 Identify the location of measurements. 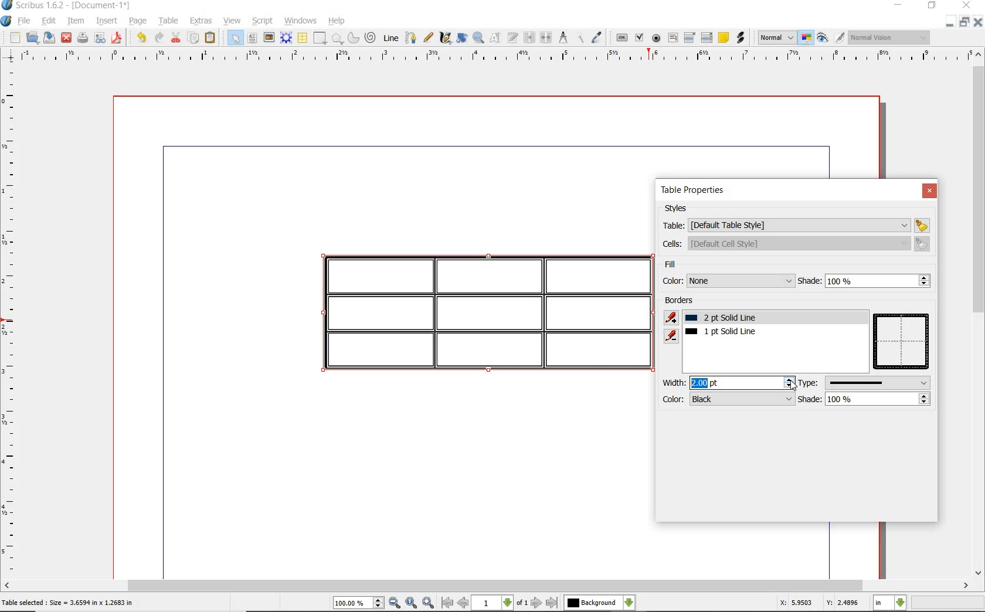
(563, 37).